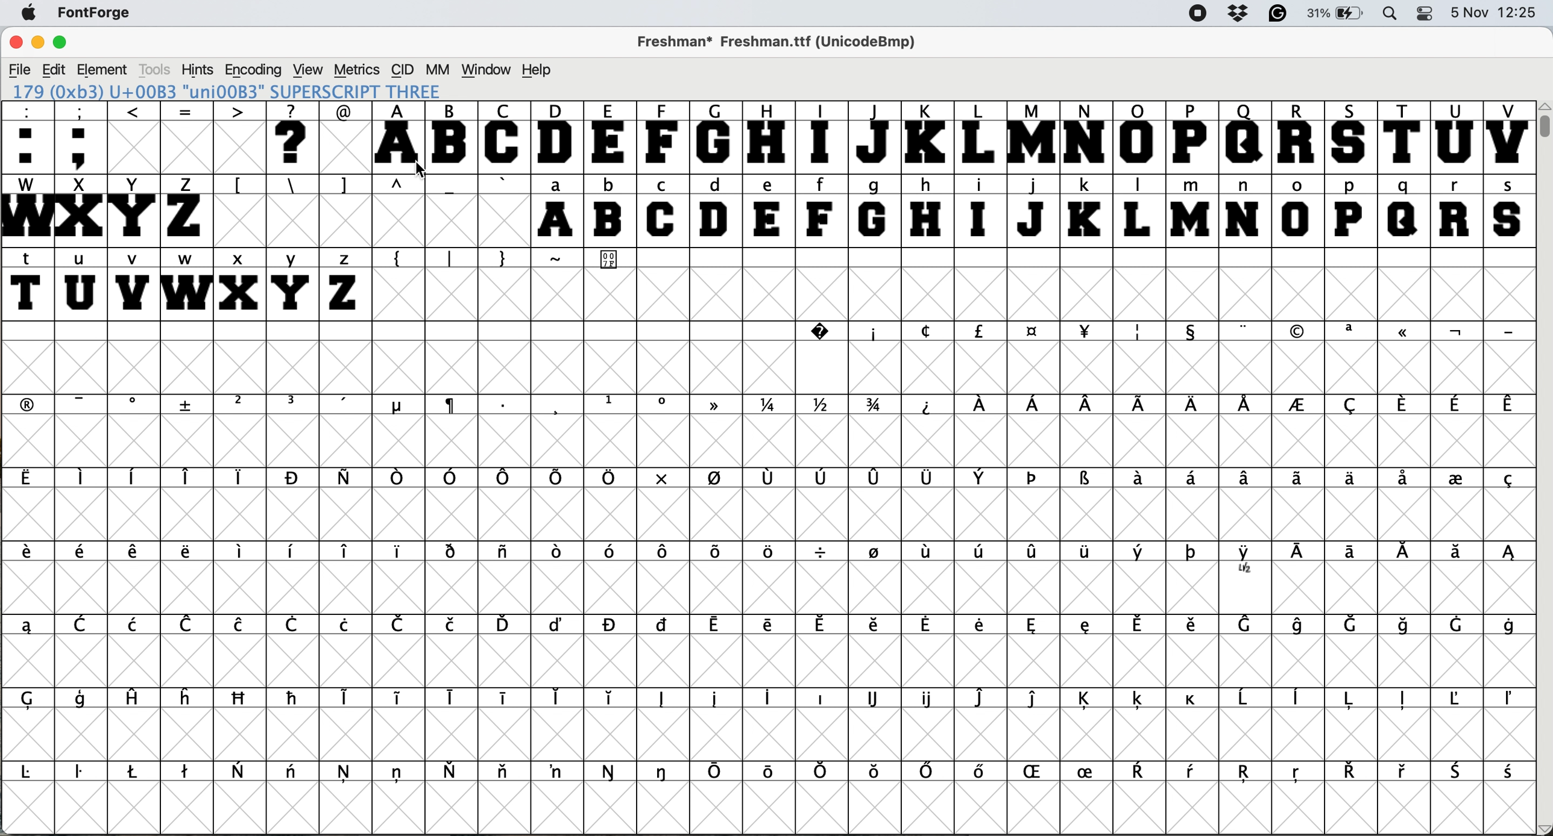 The height and width of the screenshot is (836, 1553). I want to click on symbol, so click(1508, 406).